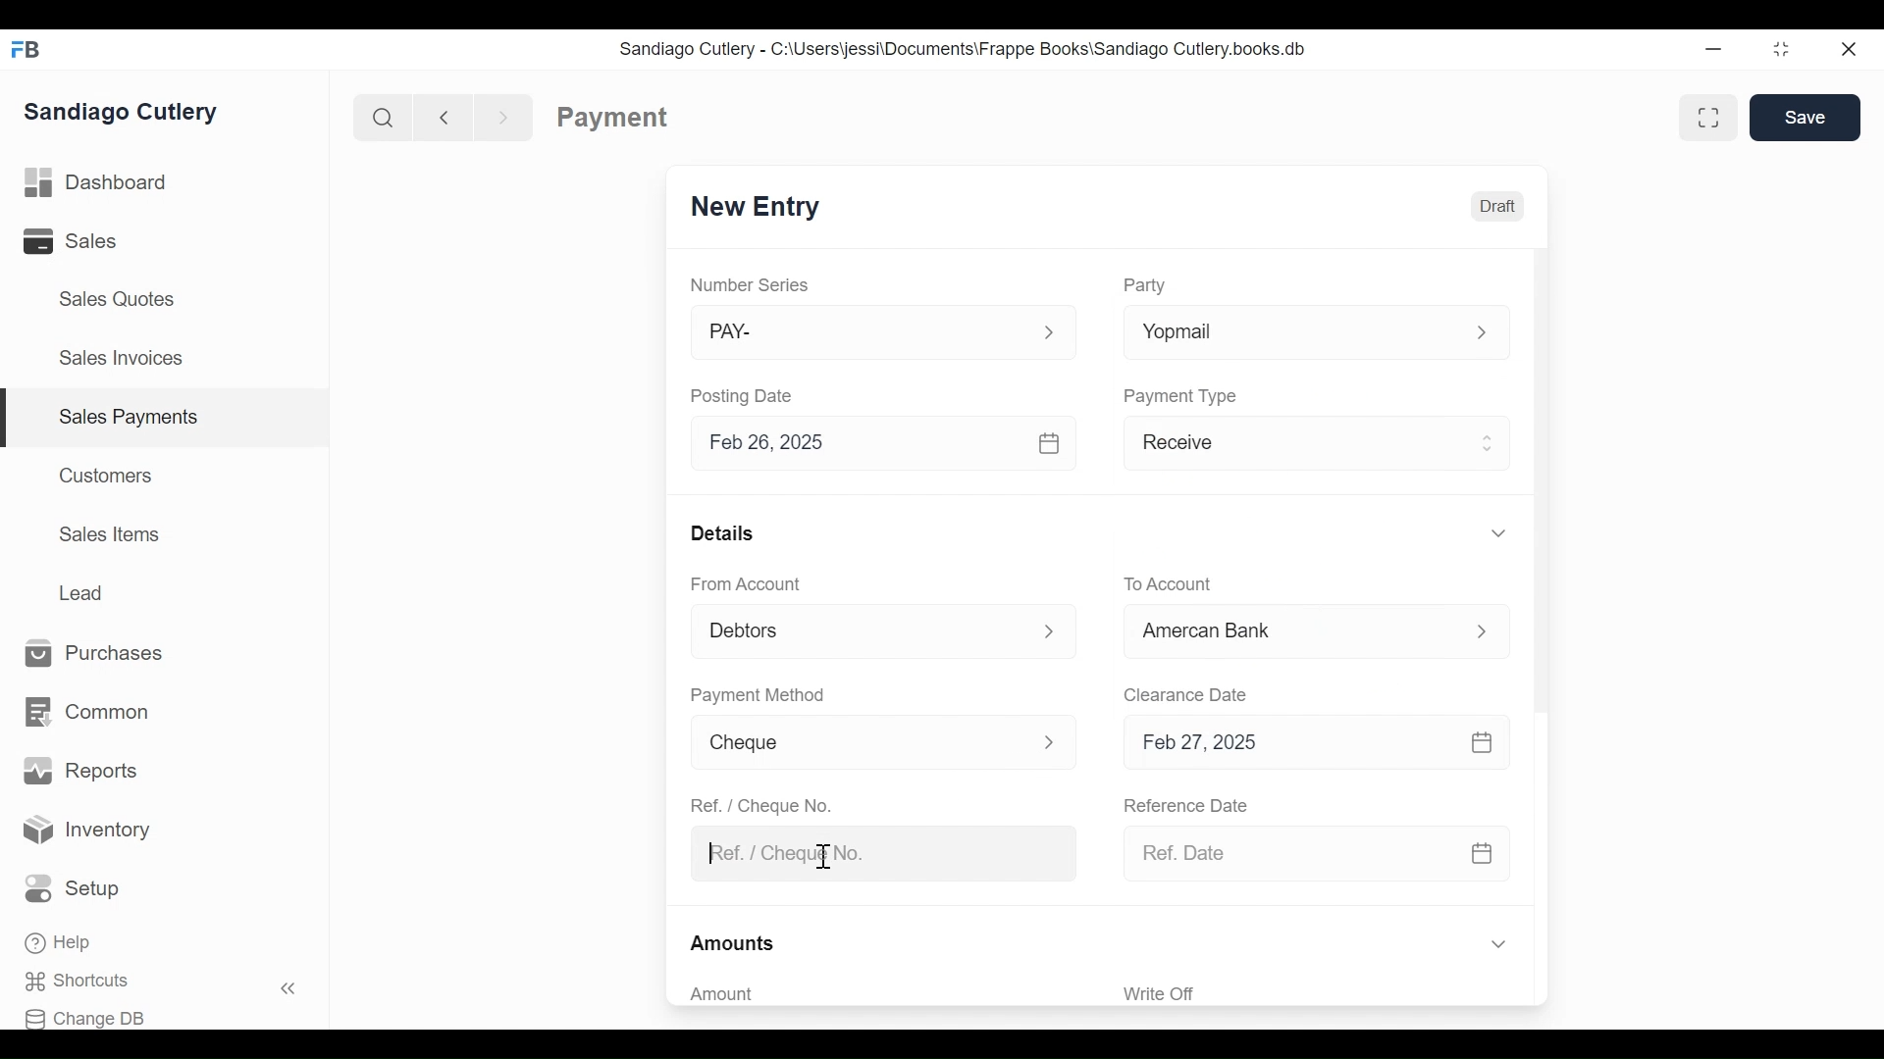 This screenshot has height=1059, width=1884. I want to click on From Account, so click(748, 584).